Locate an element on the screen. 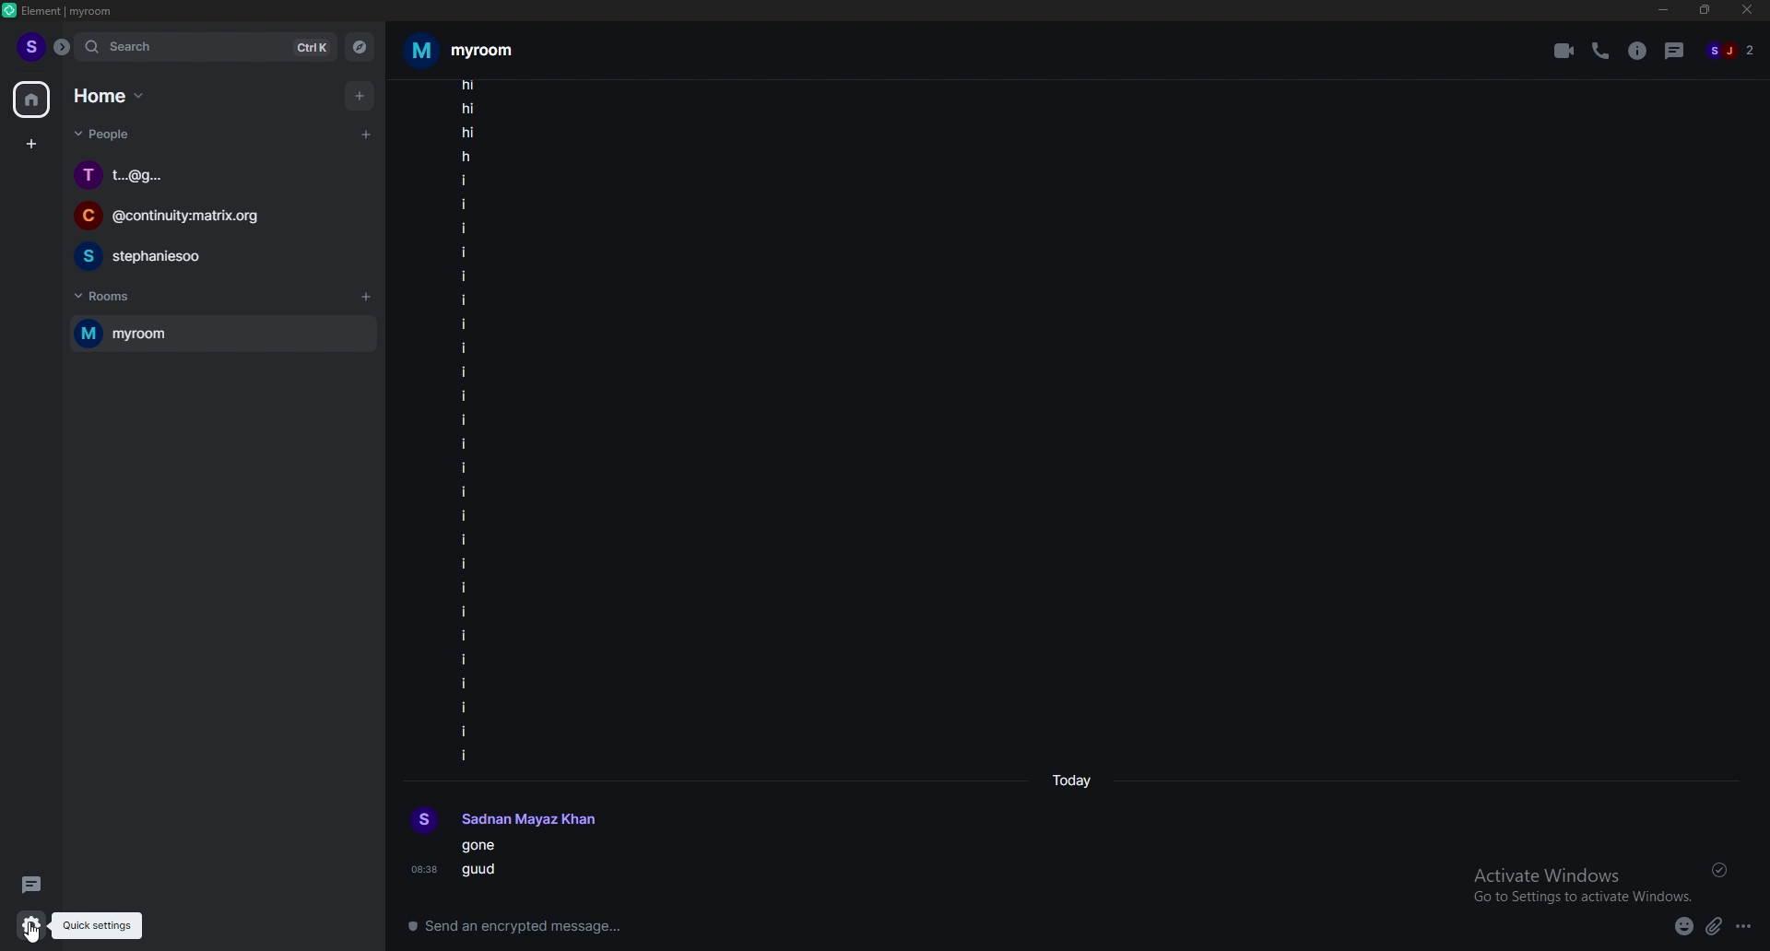  start chat is located at coordinates (366, 135).